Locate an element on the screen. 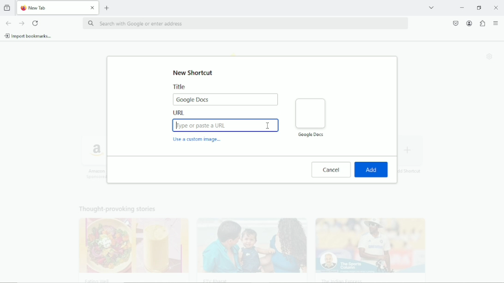 This screenshot has width=504, height=283. cancel is located at coordinates (331, 170).